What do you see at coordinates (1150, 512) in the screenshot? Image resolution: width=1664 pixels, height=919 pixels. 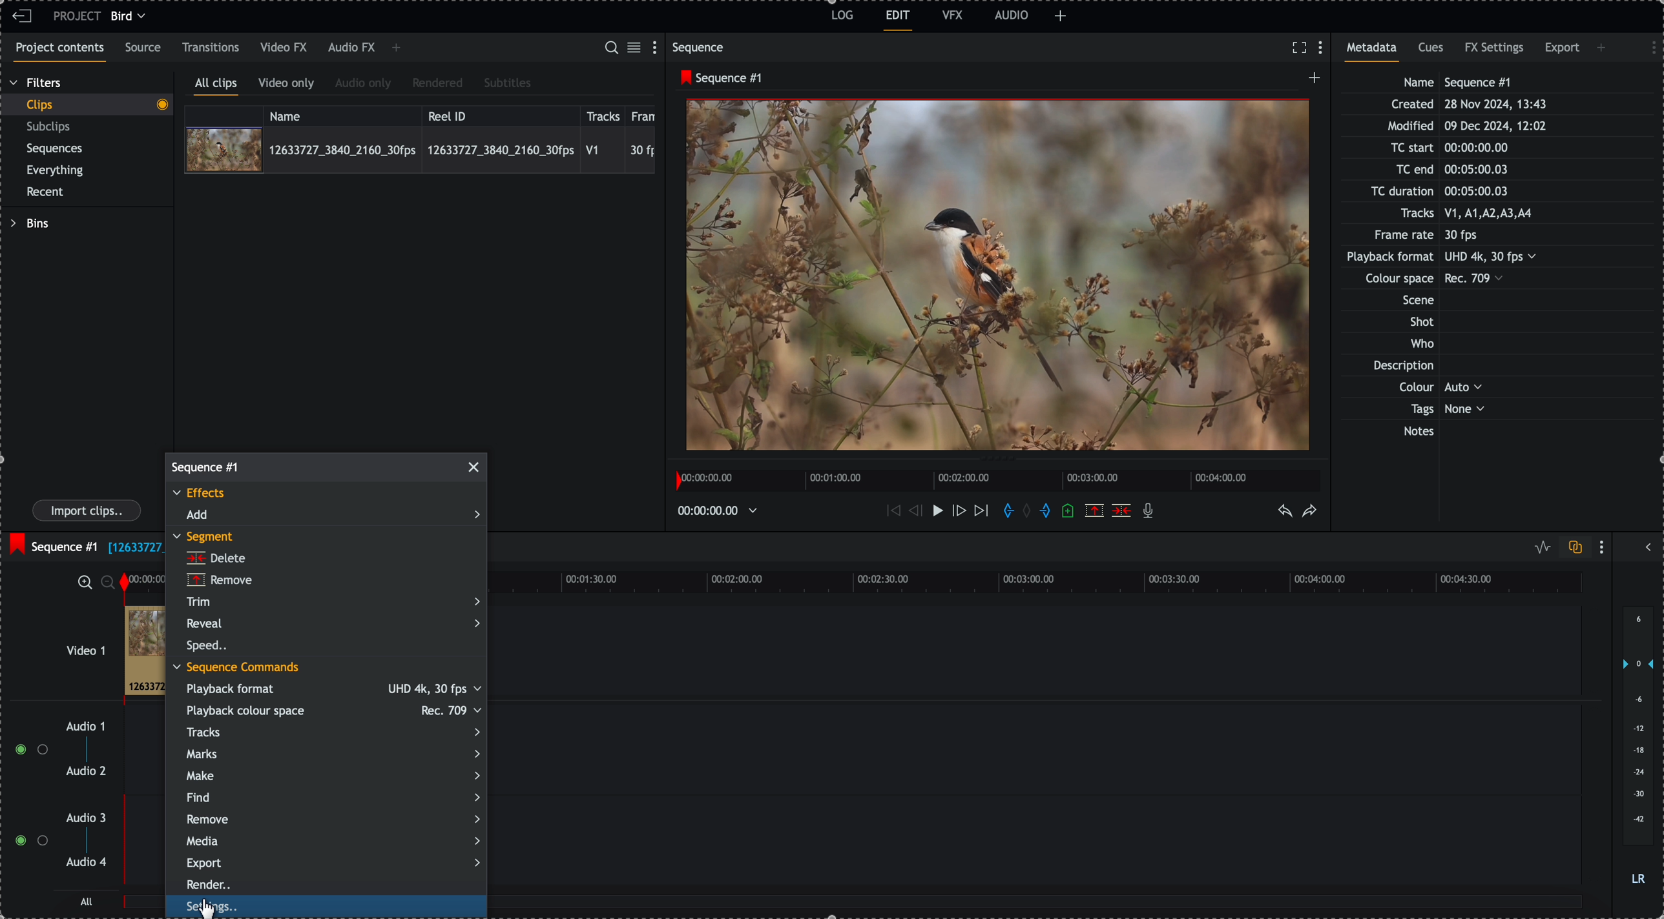 I see `recored voice-over` at bounding box center [1150, 512].